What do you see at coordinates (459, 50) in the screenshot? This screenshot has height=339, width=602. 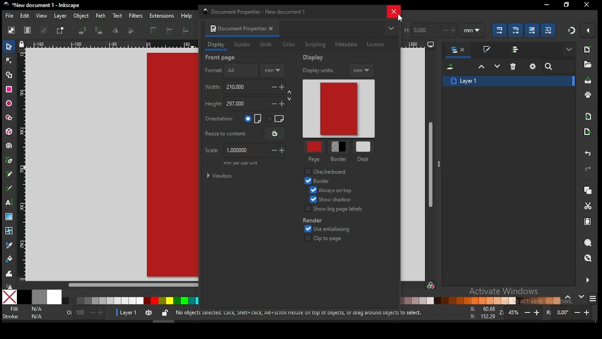 I see `layers and objects` at bounding box center [459, 50].